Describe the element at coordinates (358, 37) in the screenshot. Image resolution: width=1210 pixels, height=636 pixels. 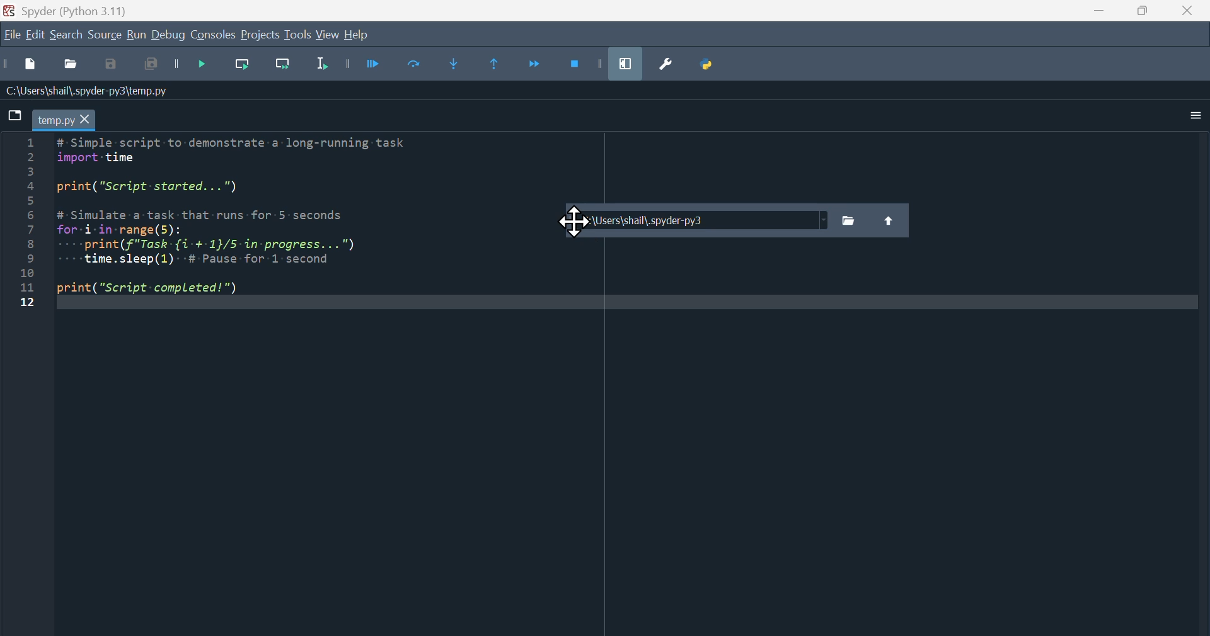
I see `help` at that location.